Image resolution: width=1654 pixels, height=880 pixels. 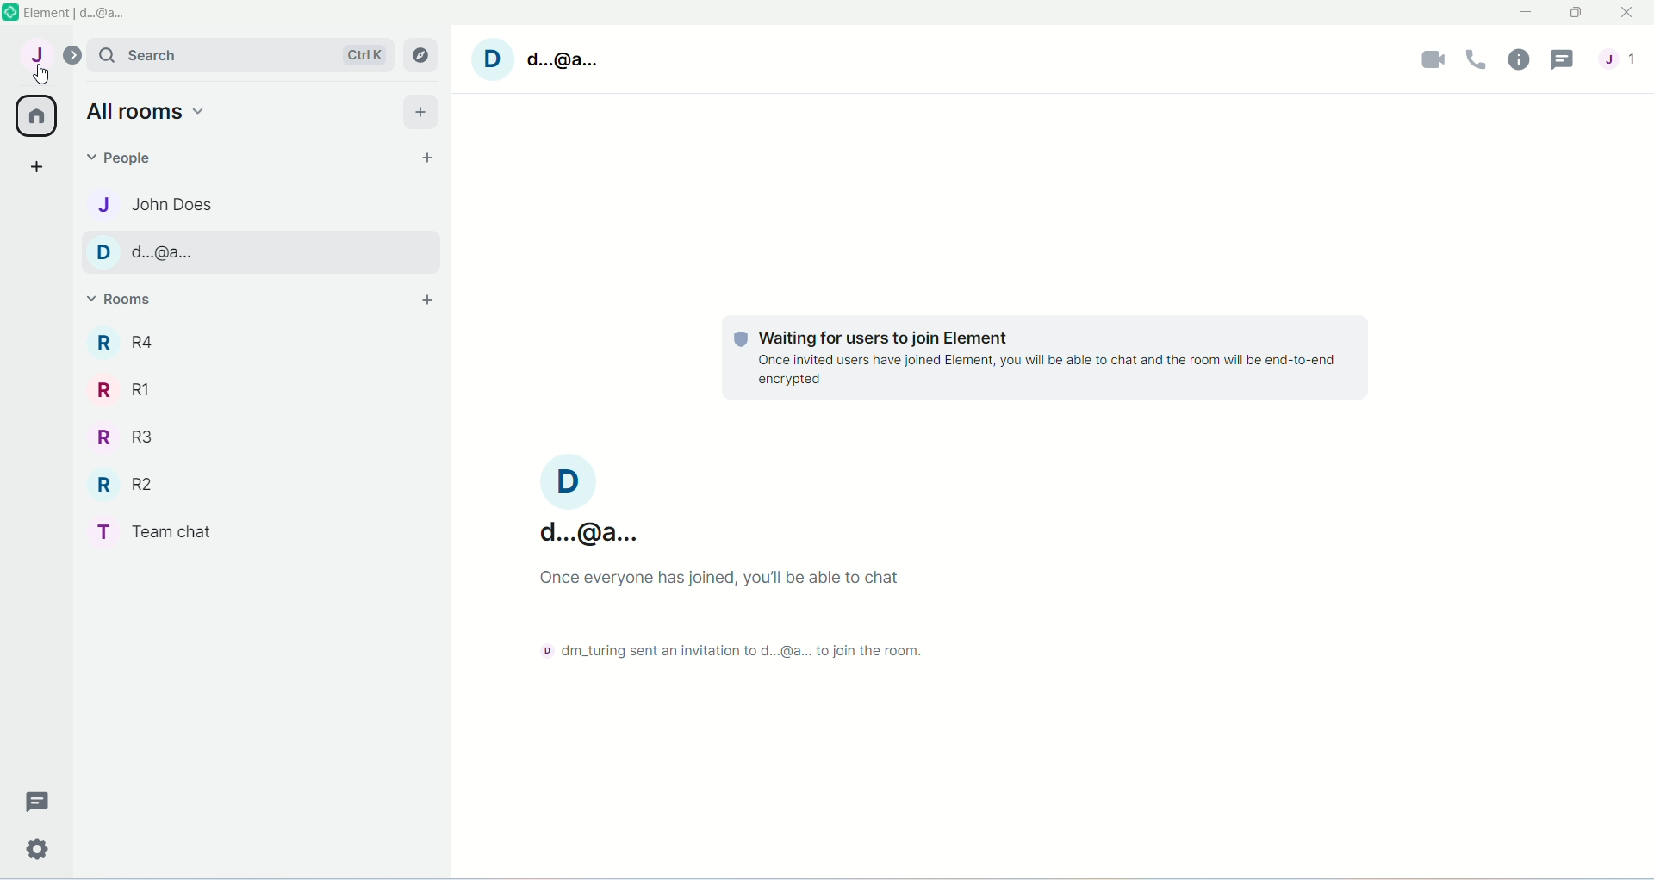 I want to click on Create a space, so click(x=30, y=164).